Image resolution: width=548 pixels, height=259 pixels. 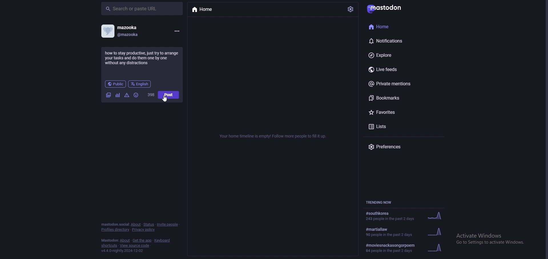 I want to click on lists, so click(x=397, y=127).